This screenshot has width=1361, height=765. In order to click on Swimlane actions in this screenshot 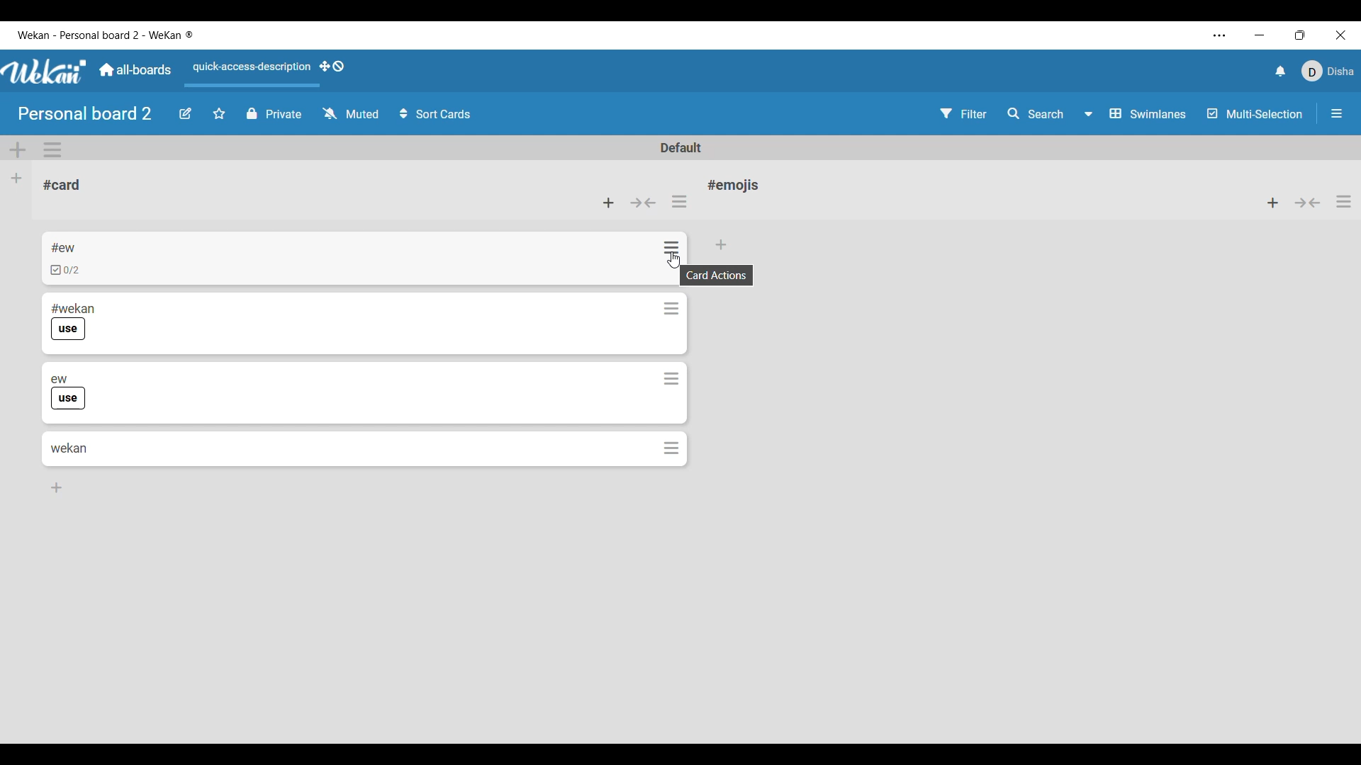, I will do `click(52, 150)`.